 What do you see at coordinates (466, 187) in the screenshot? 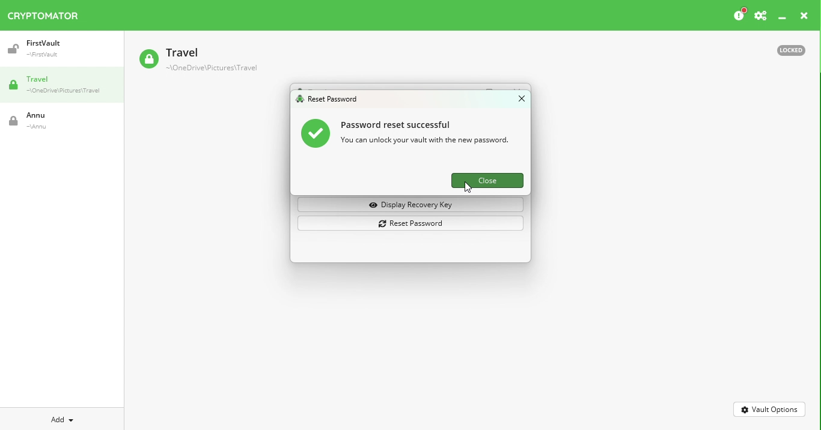
I see `Cursor` at bounding box center [466, 187].